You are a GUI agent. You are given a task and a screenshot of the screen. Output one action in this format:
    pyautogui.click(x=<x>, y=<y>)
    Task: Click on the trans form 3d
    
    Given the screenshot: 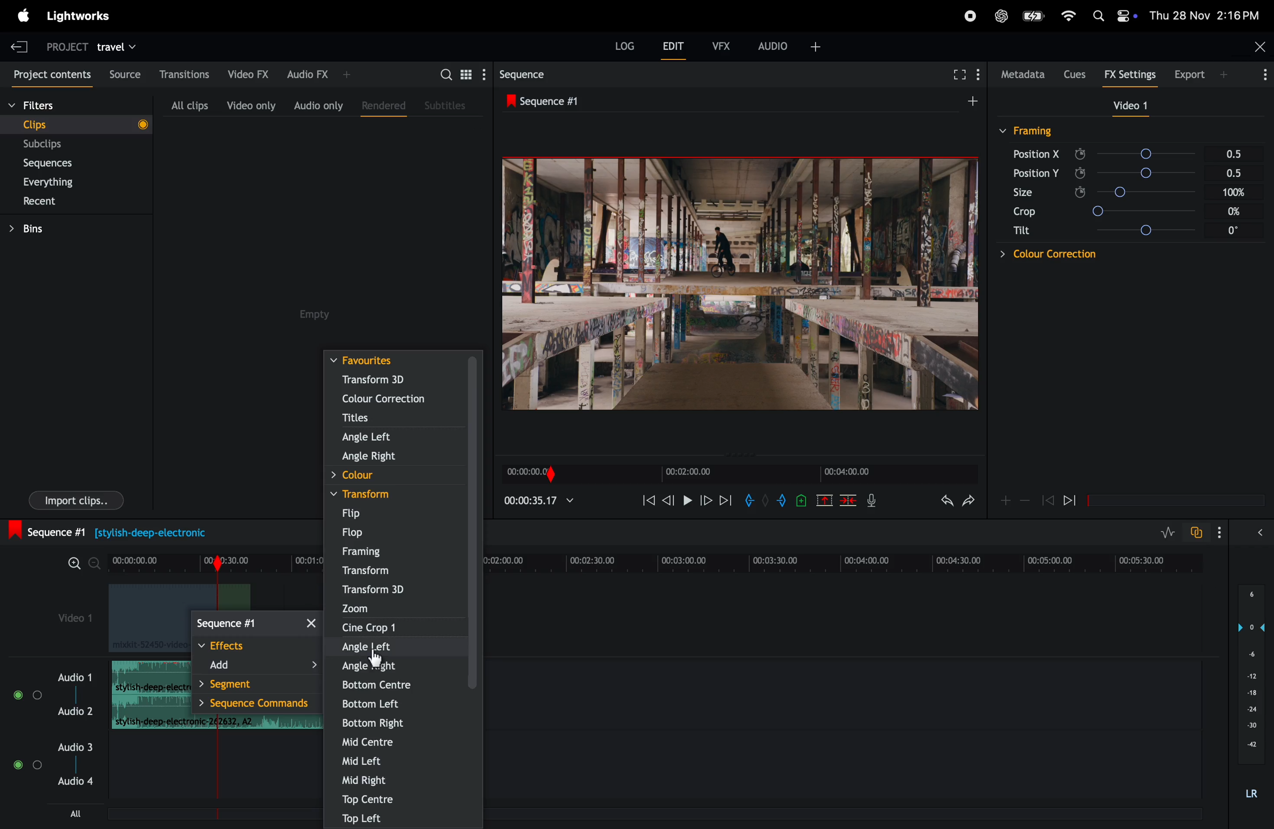 What is the action you would take?
    pyautogui.click(x=386, y=380)
    